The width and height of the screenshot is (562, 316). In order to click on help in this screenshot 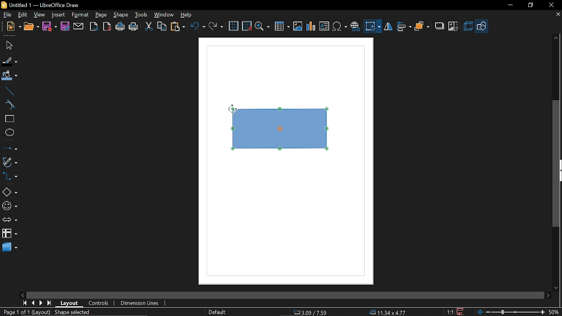, I will do `click(186, 15)`.